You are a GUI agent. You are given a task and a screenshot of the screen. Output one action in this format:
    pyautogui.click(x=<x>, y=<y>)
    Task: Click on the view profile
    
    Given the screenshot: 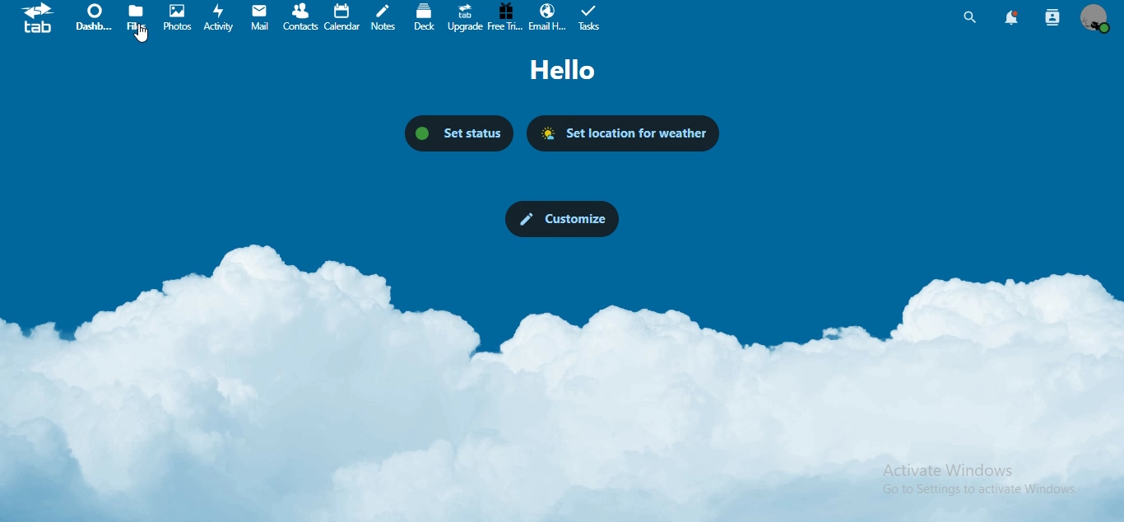 What is the action you would take?
    pyautogui.click(x=1094, y=19)
    